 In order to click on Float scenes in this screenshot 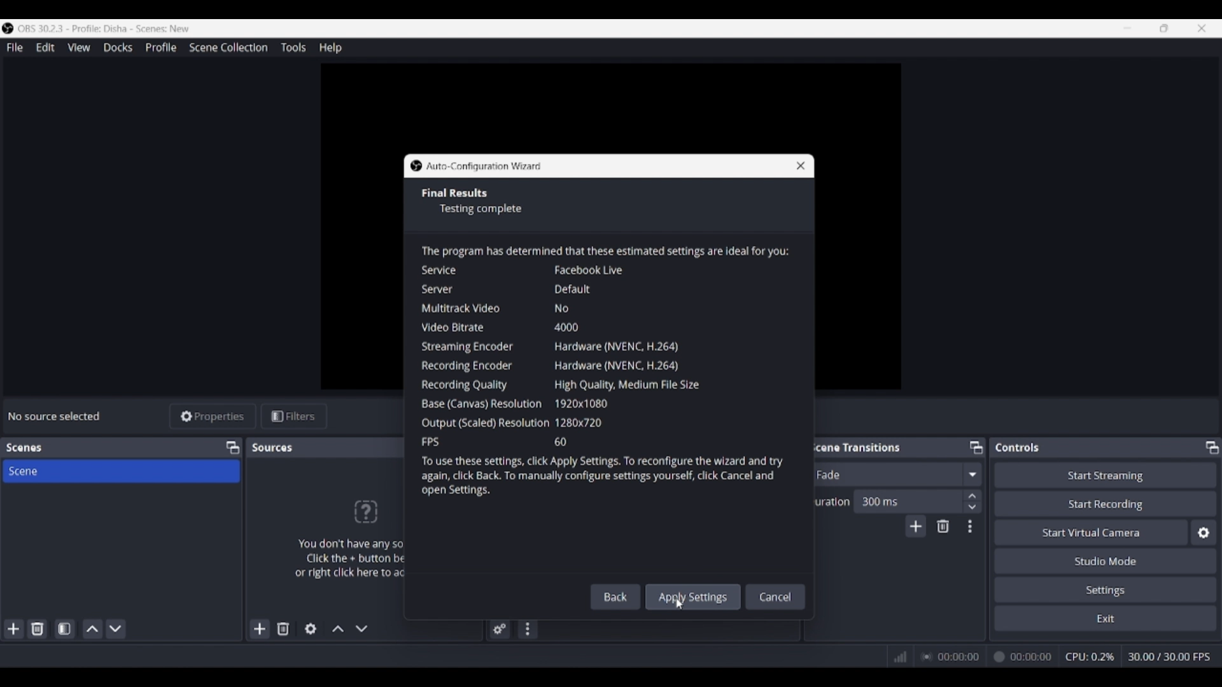, I will do `click(232, 448)`.